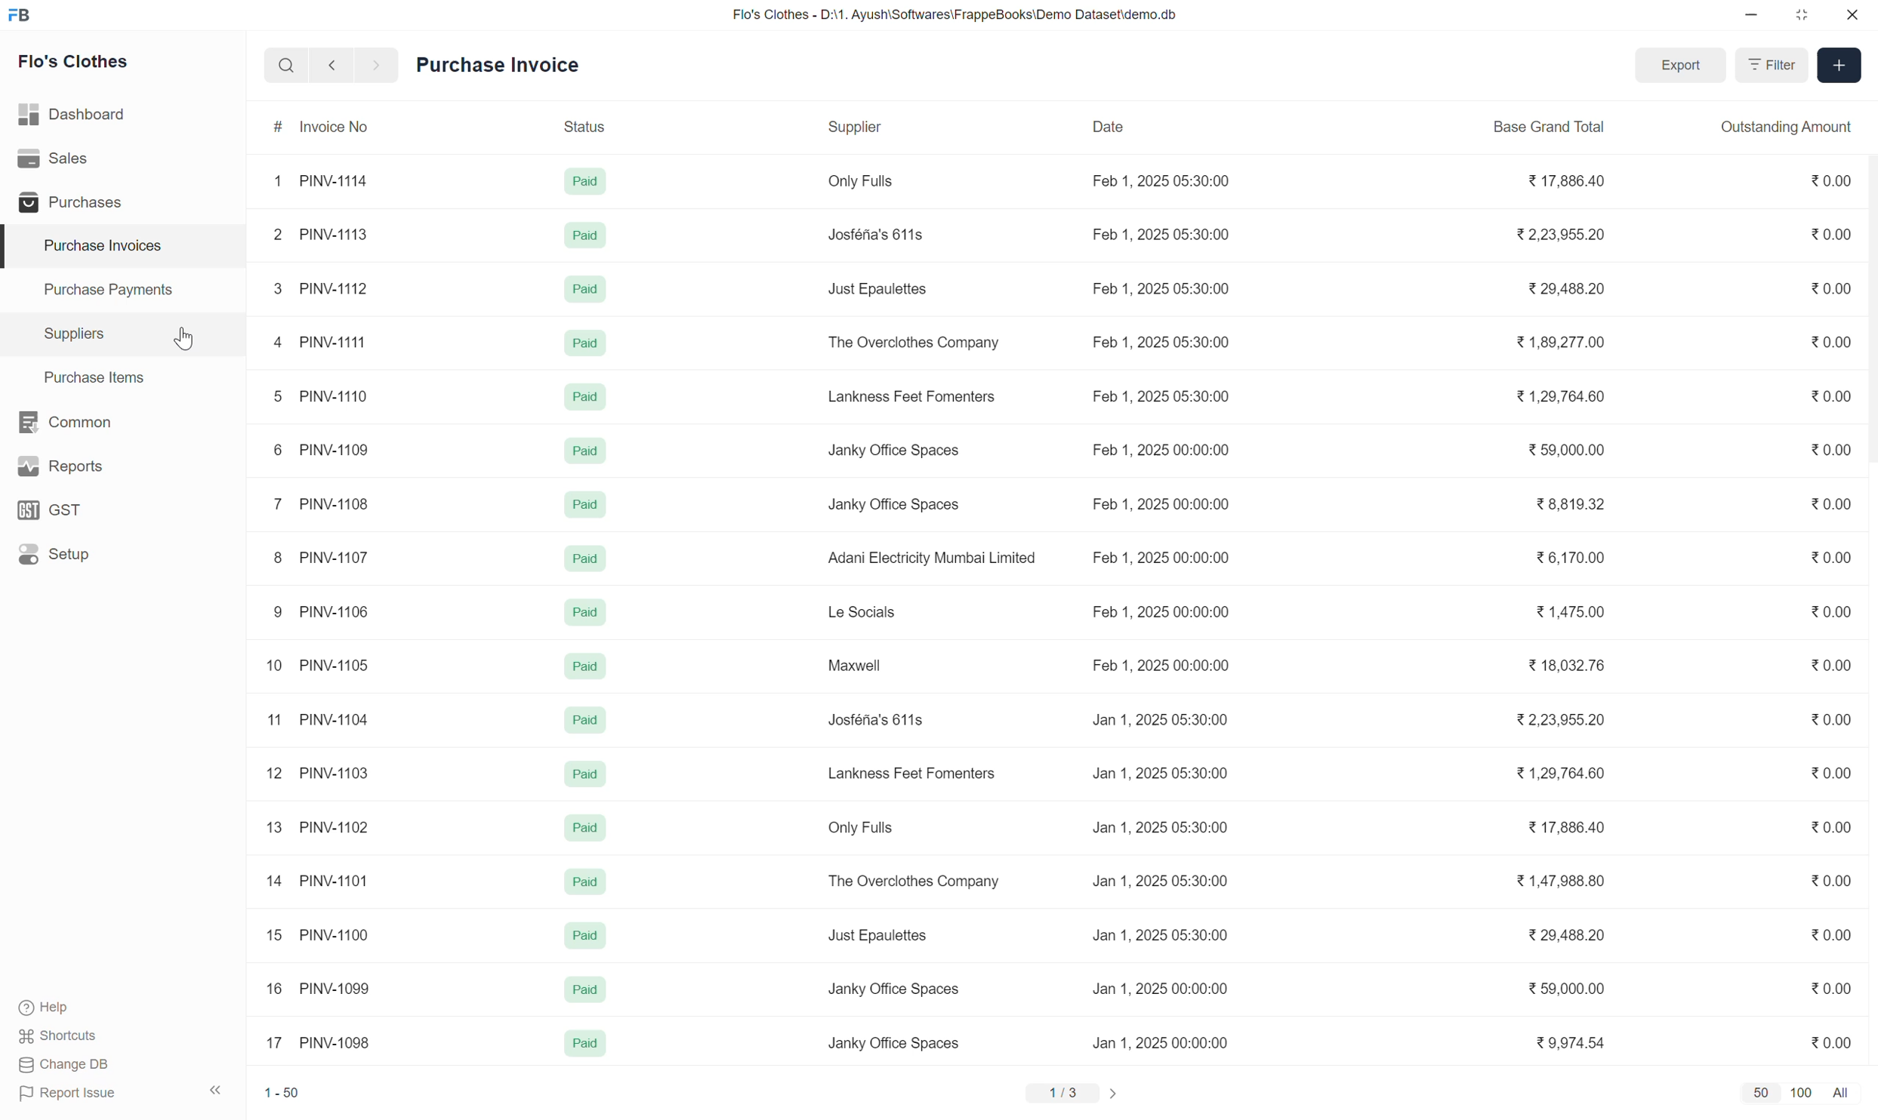 The width and height of the screenshot is (1878, 1120). I want to click on Feb 1, 2025 00:00:00, so click(1161, 612).